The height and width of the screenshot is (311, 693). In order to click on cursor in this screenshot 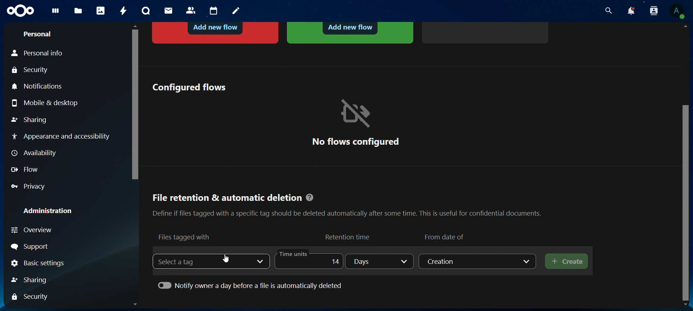, I will do `click(228, 259)`.